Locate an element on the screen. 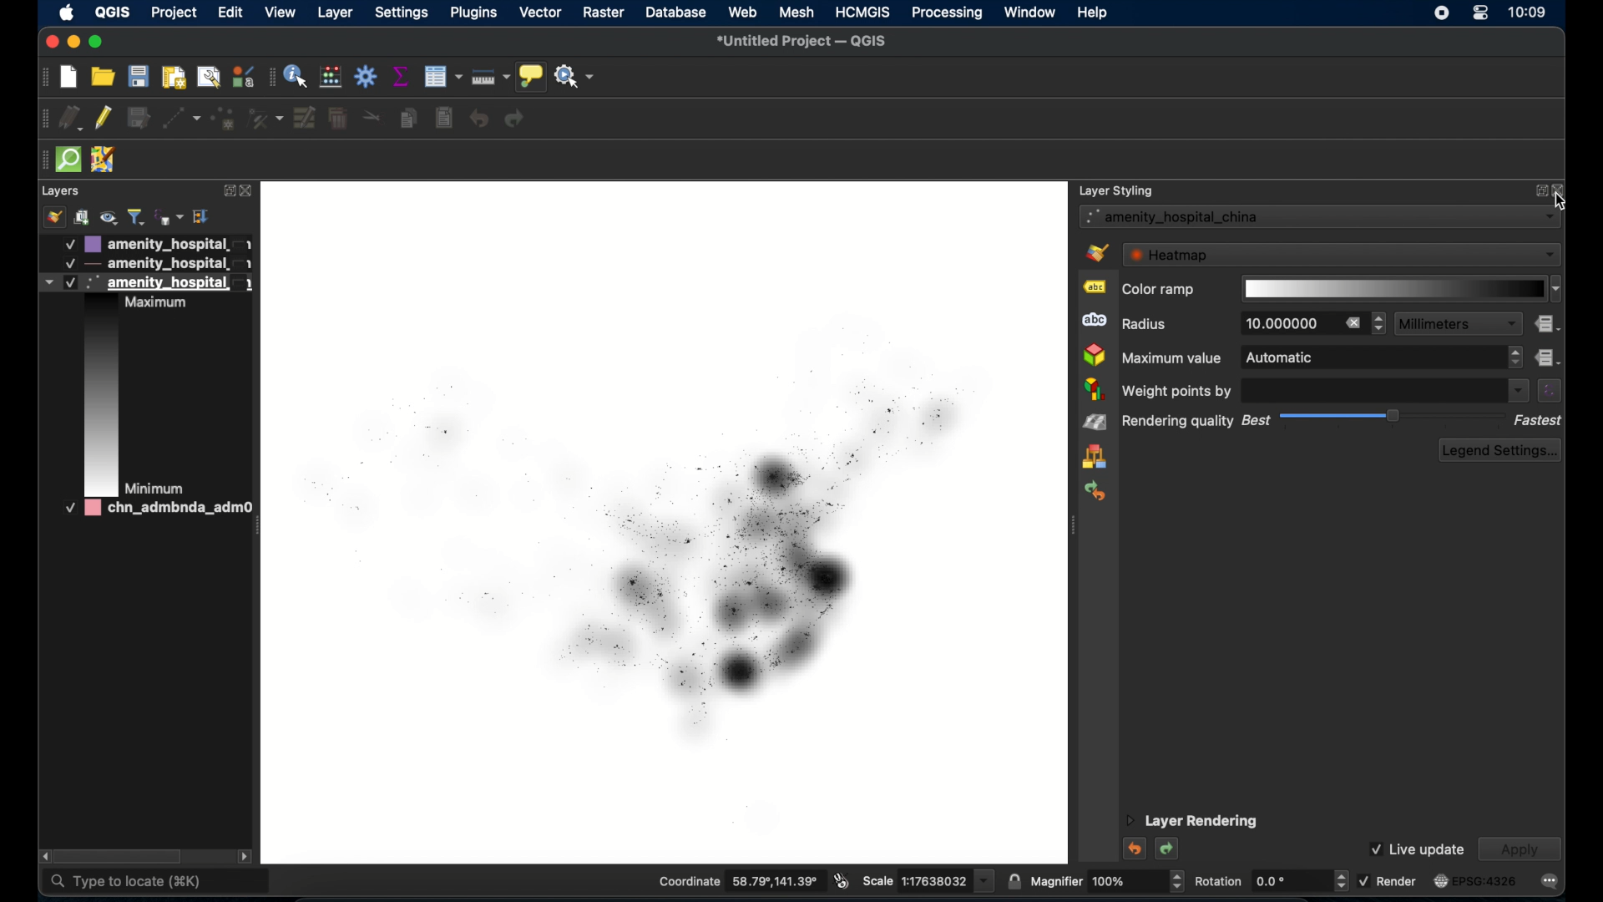 Image resolution: width=1603 pixels, height=902 pixels. rendering quality is located at coordinates (1179, 423).